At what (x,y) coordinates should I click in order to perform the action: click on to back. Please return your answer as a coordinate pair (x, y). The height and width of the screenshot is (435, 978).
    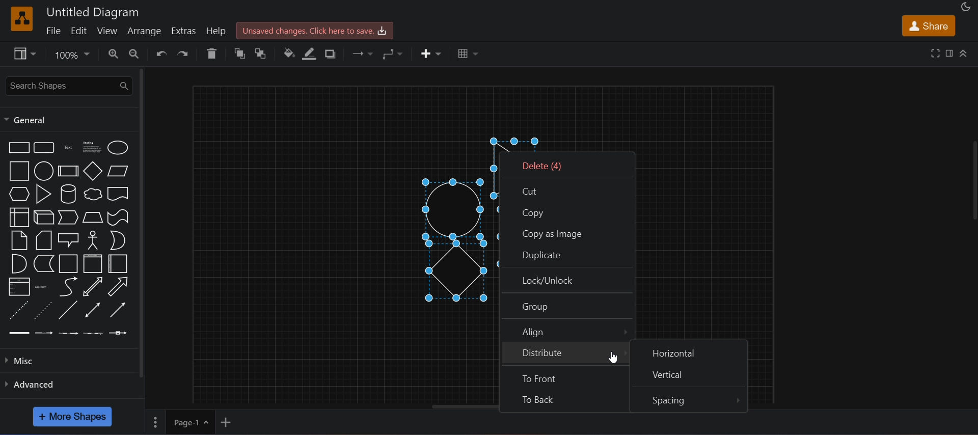
    Looking at the image, I should click on (264, 53).